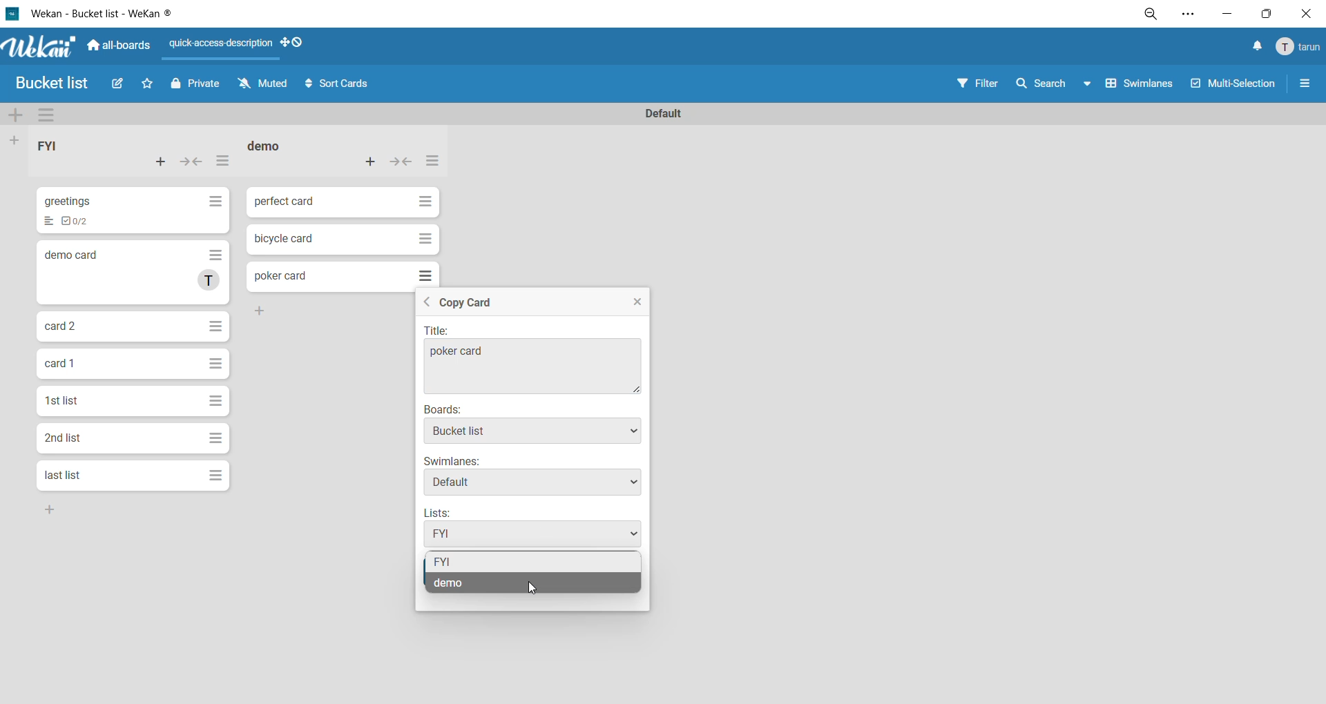 The height and width of the screenshot is (704, 1326). I want to click on search, so click(1057, 82).